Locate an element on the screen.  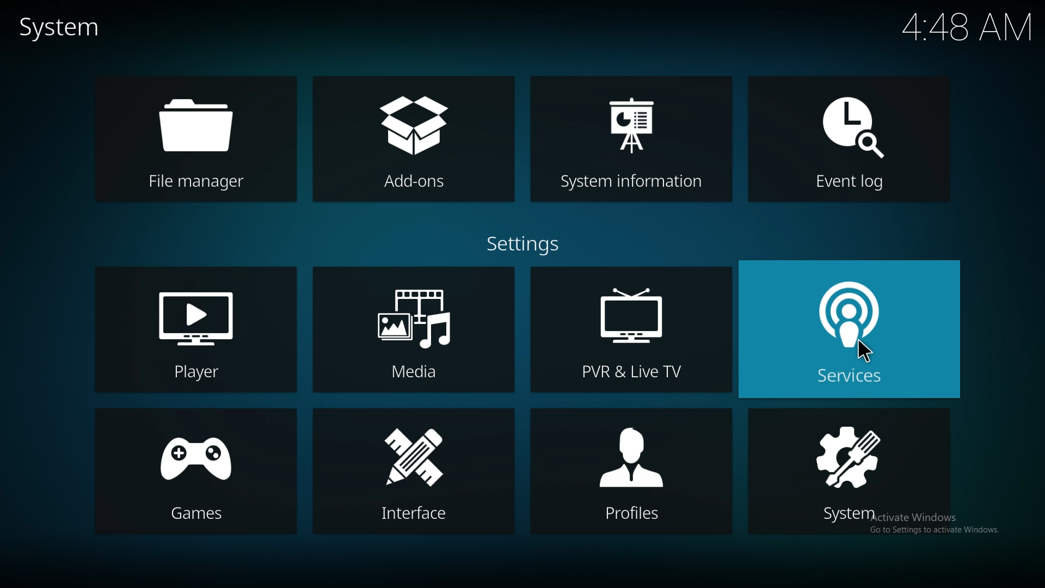
player is located at coordinates (194, 330).